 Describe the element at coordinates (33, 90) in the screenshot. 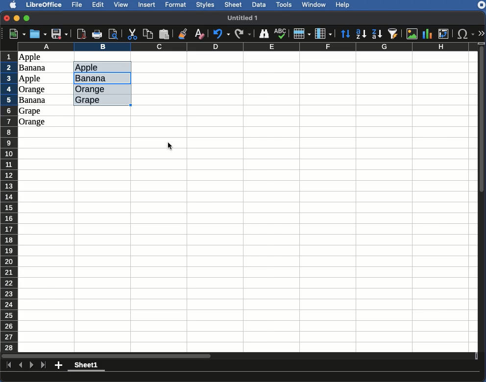

I see `Orange` at that location.